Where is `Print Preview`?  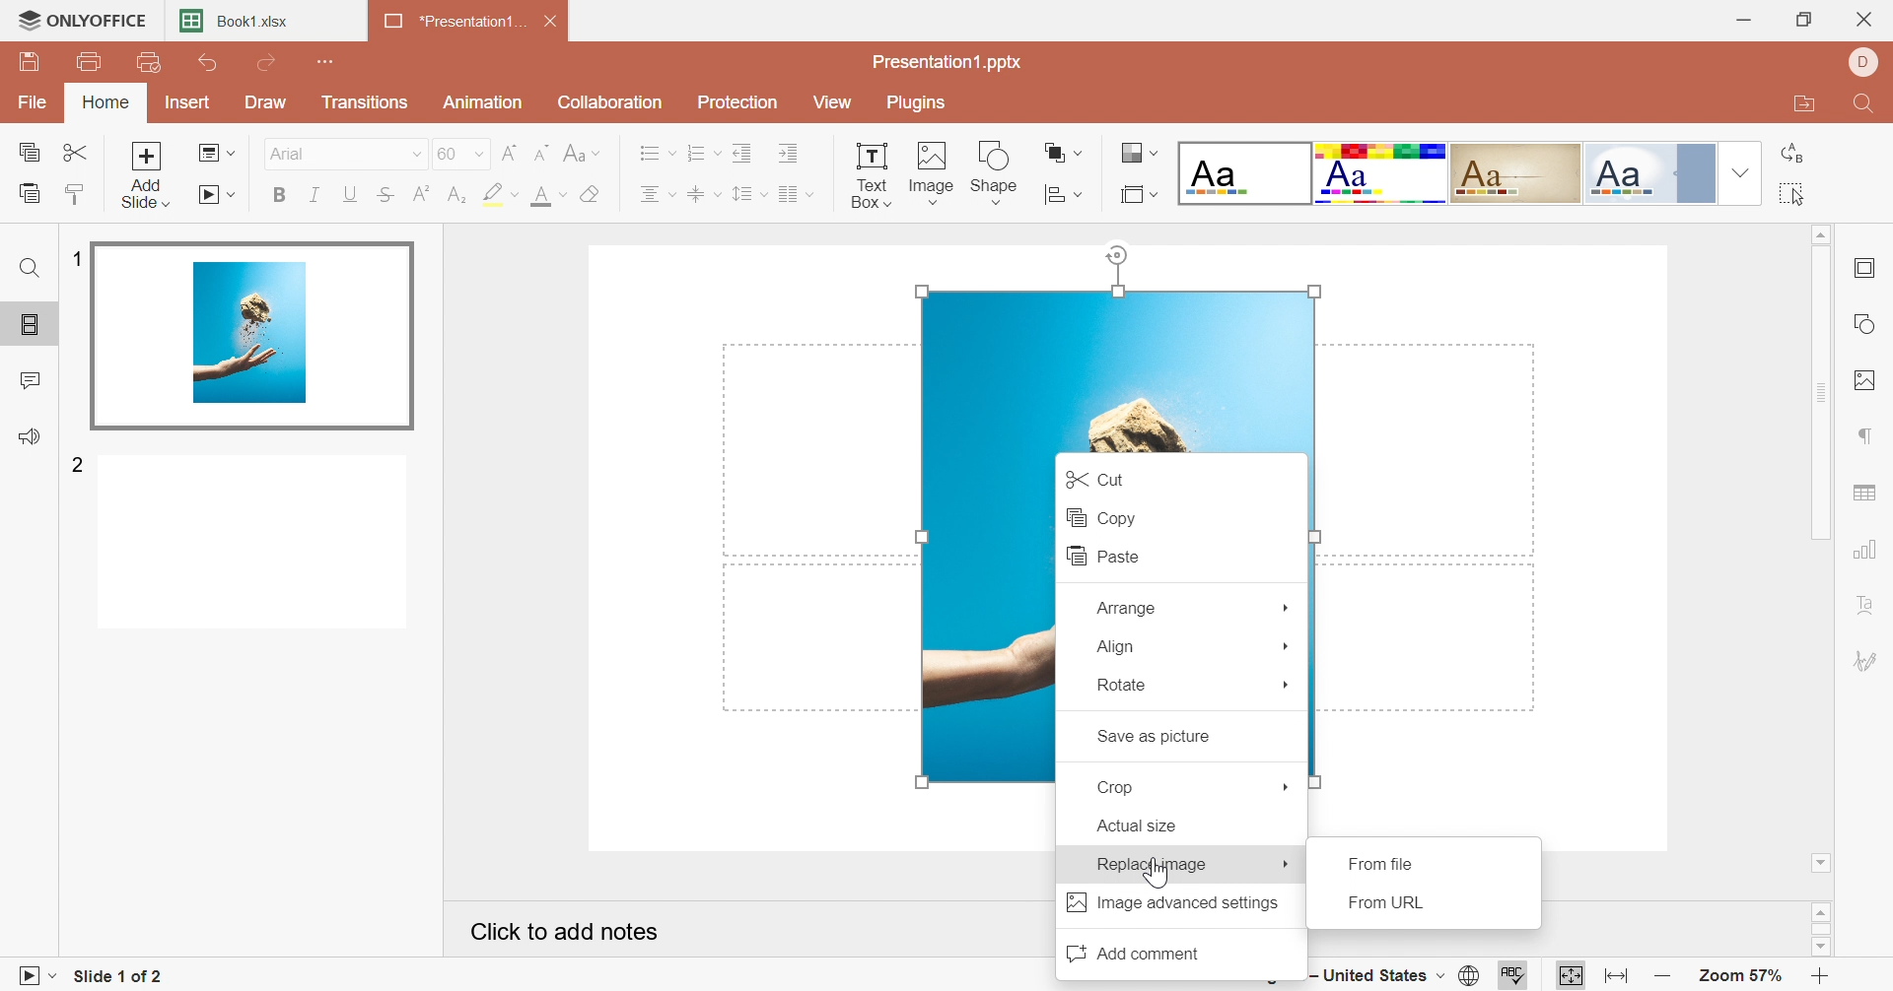
Print Preview is located at coordinates (148, 62).